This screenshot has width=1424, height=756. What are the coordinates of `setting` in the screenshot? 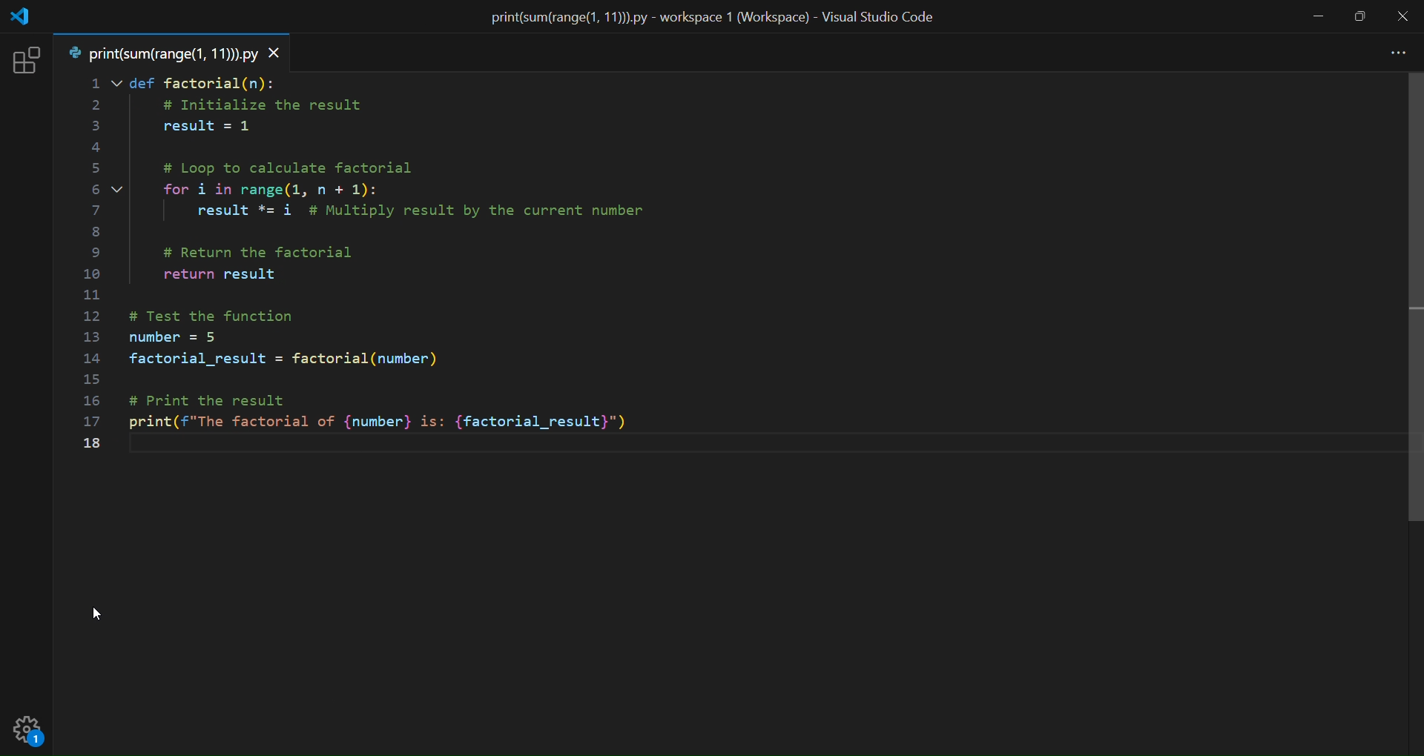 It's located at (26, 735).